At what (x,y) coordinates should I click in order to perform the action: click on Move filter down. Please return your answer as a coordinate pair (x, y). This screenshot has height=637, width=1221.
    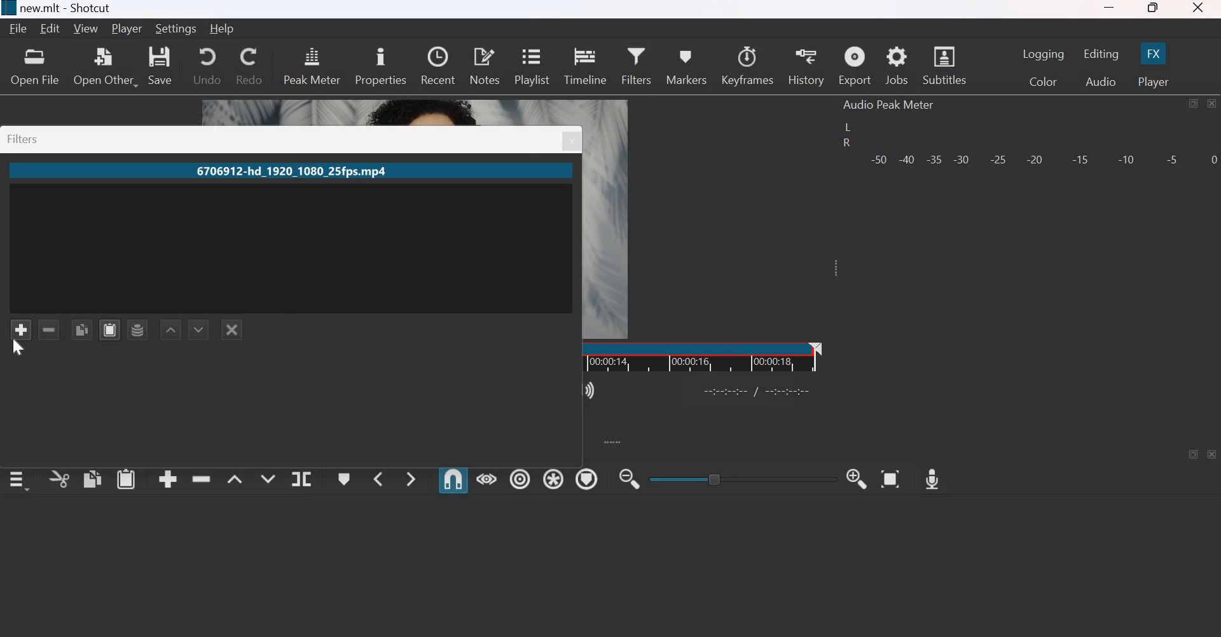
    Looking at the image, I should click on (198, 328).